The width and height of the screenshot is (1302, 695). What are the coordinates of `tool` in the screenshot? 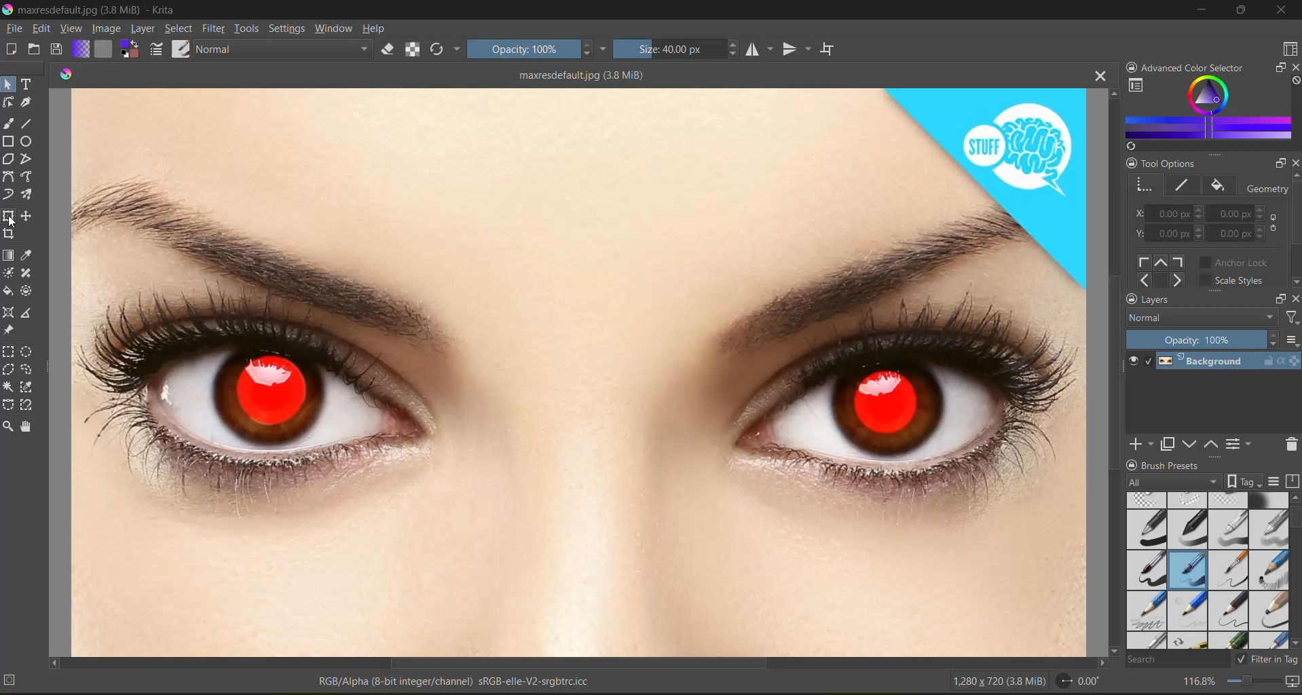 It's located at (30, 387).